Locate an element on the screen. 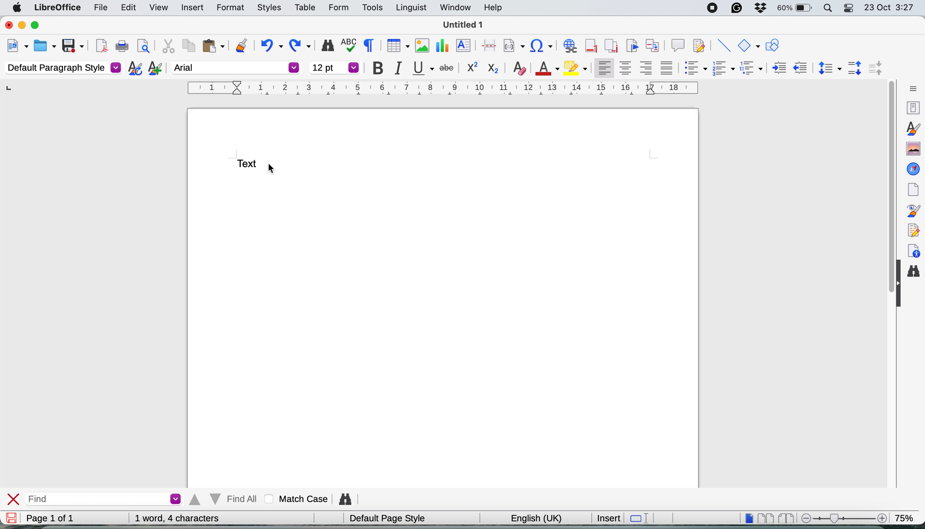 This screenshot has width=925, height=529. print preview is located at coordinates (143, 47).